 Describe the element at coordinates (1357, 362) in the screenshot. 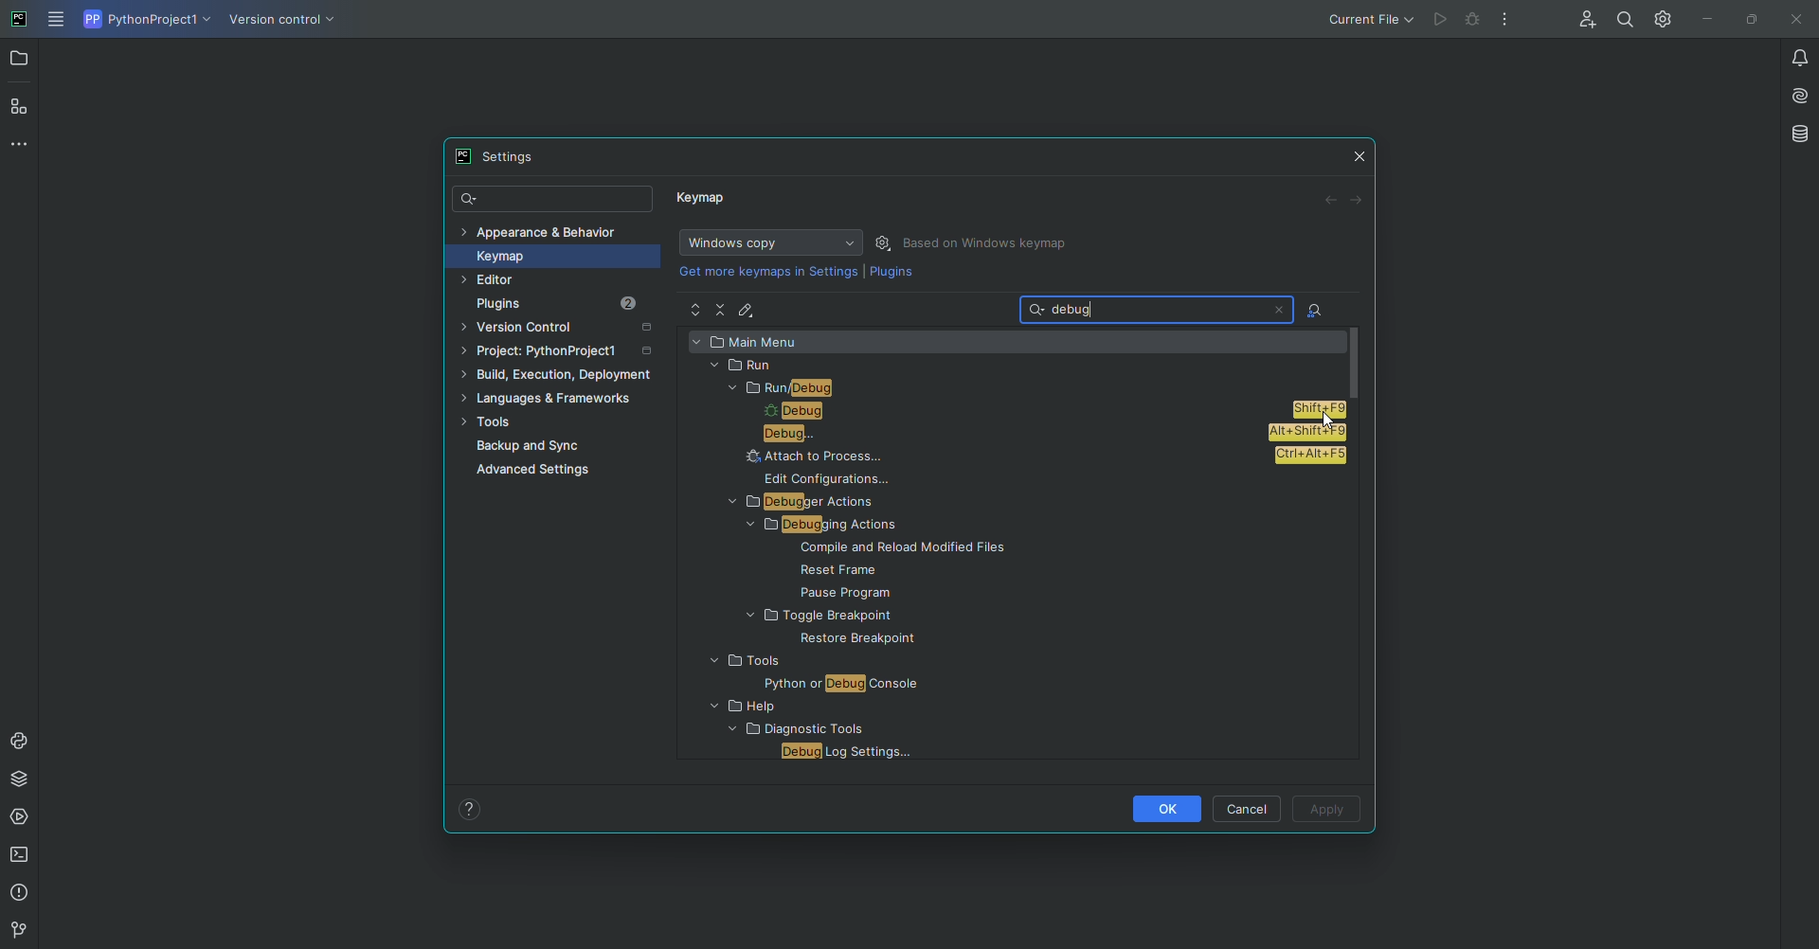

I see `scroll bar` at that location.